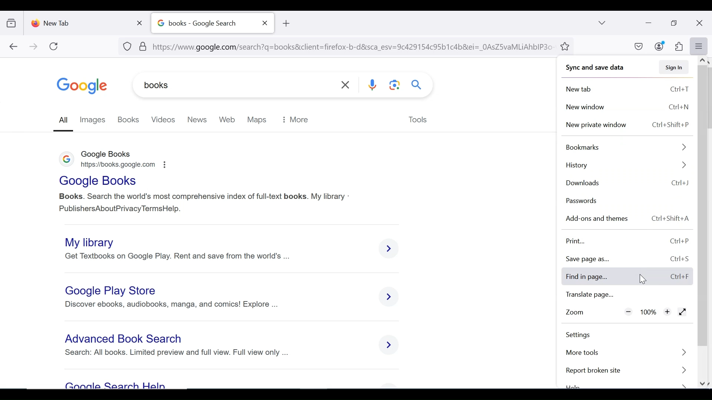 The width and height of the screenshot is (712, 400). I want to click on new tab, so click(629, 90).